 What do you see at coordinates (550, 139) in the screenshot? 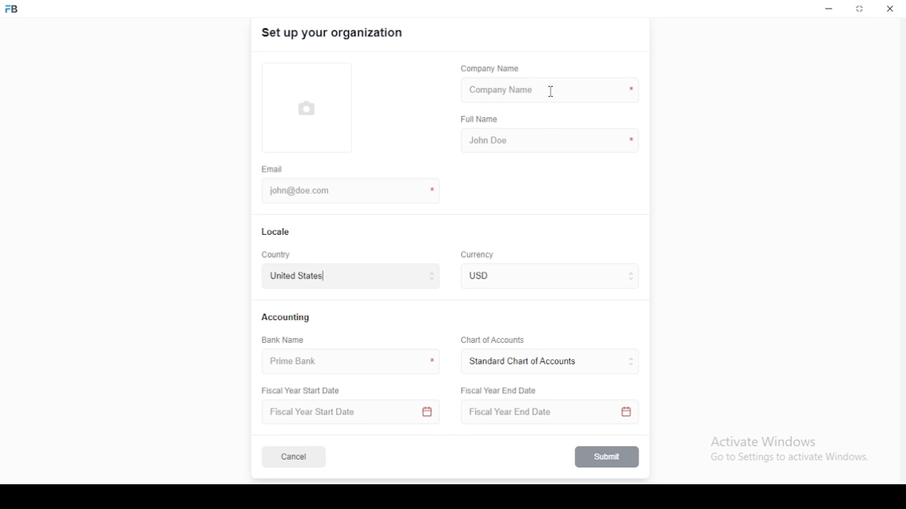
I see `john doe` at bounding box center [550, 139].